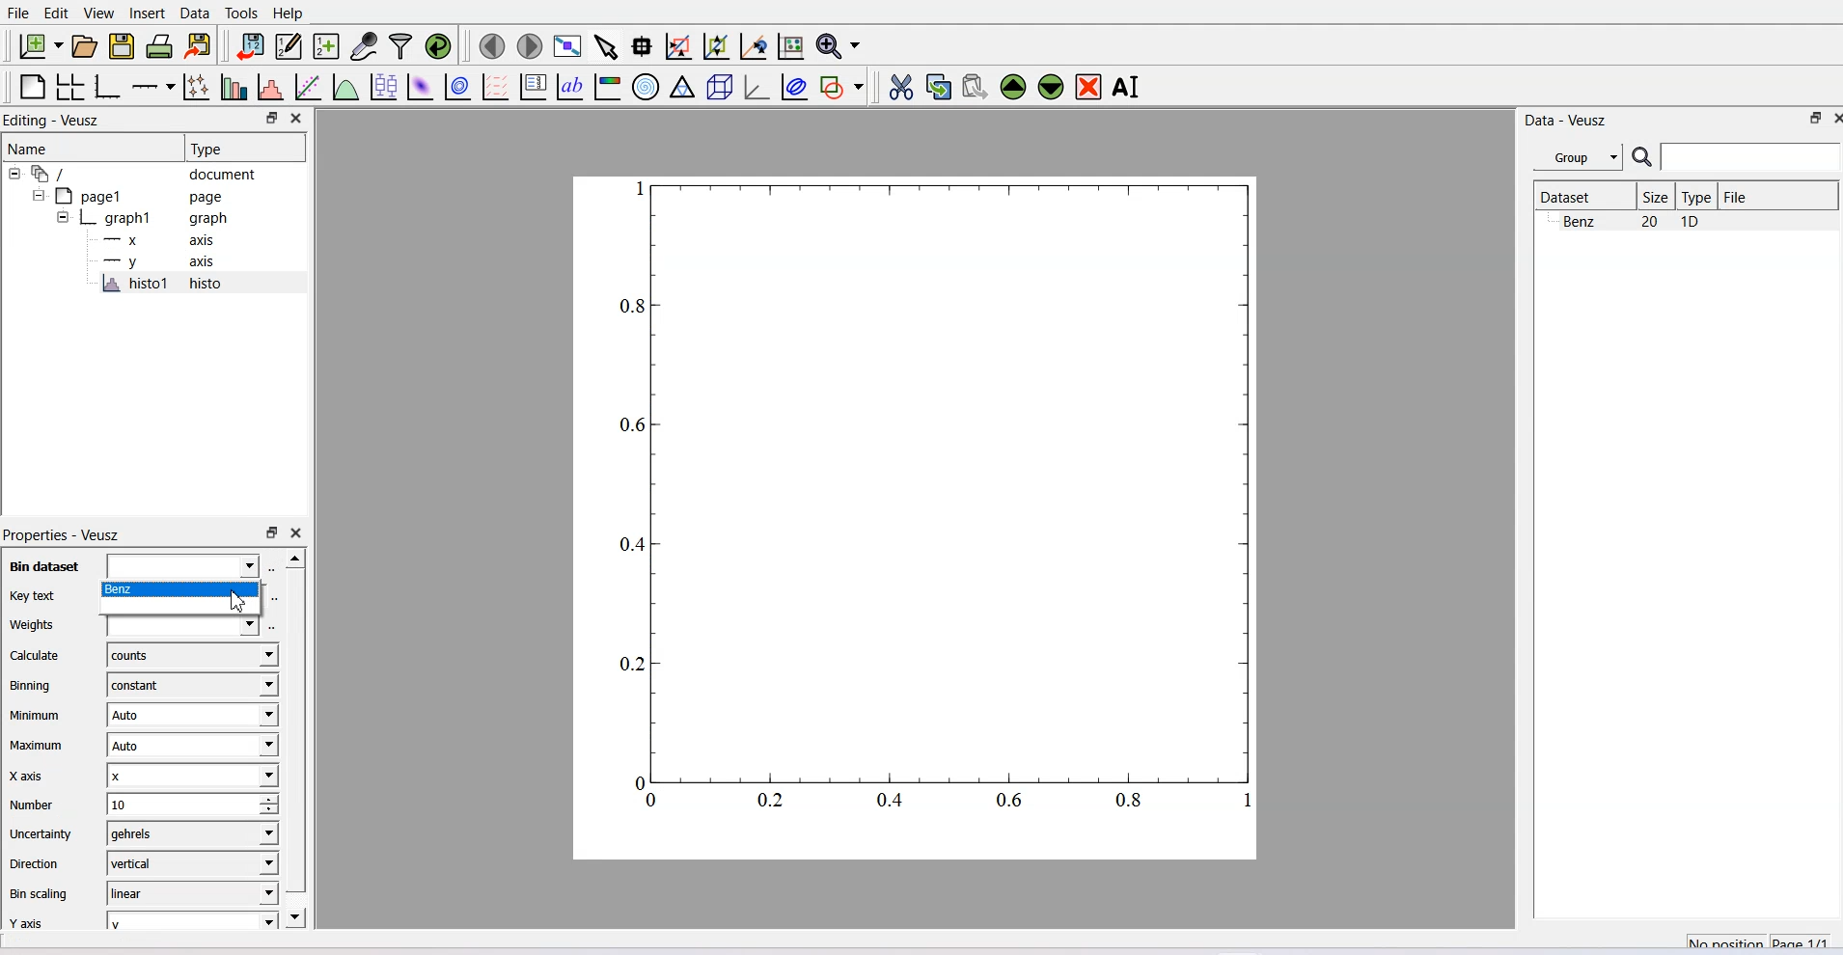  What do you see at coordinates (533, 87) in the screenshot?
I see `Plot key` at bounding box center [533, 87].